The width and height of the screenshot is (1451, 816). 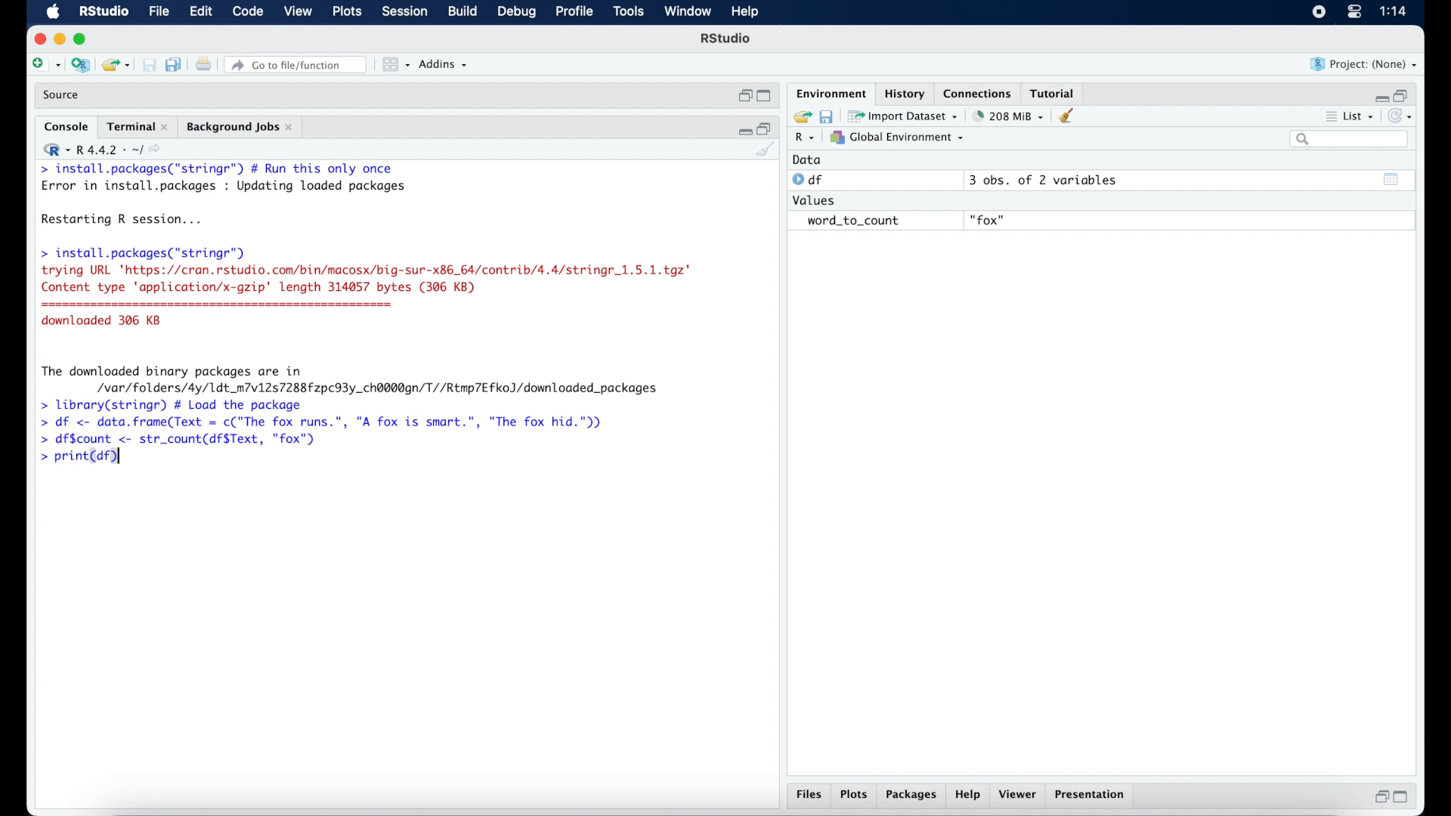 I want to click on save, so click(x=151, y=66).